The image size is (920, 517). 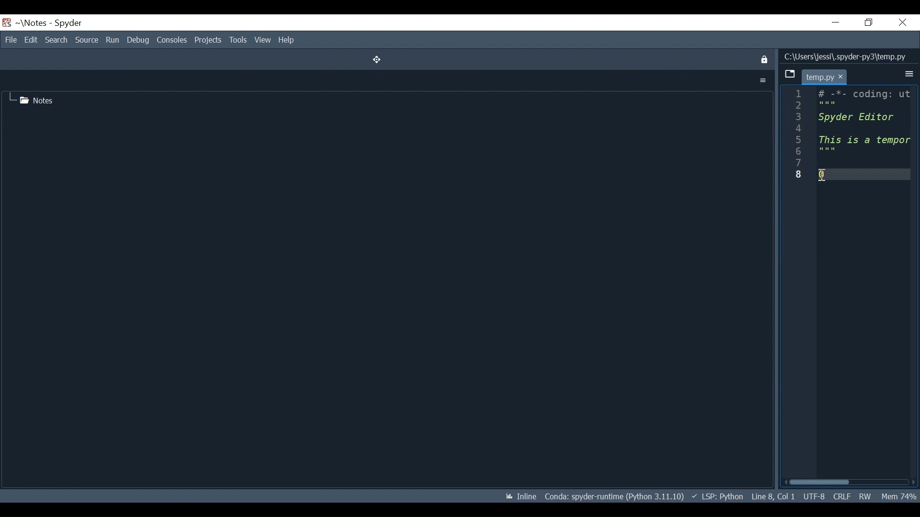 I want to click on More Options, so click(x=763, y=80).